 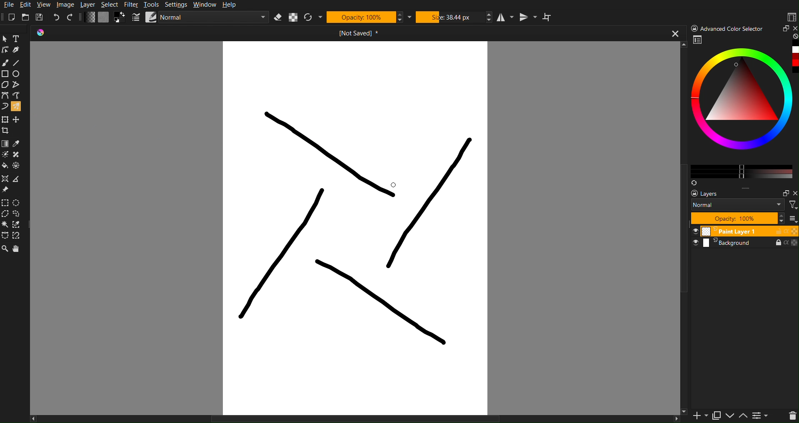 What do you see at coordinates (794, 37) in the screenshot?
I see `none` at bounding box center [794, 37].